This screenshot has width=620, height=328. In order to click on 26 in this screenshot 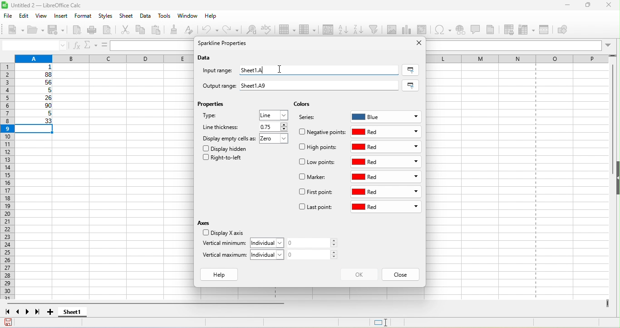, I will do `click(36, 98)`.